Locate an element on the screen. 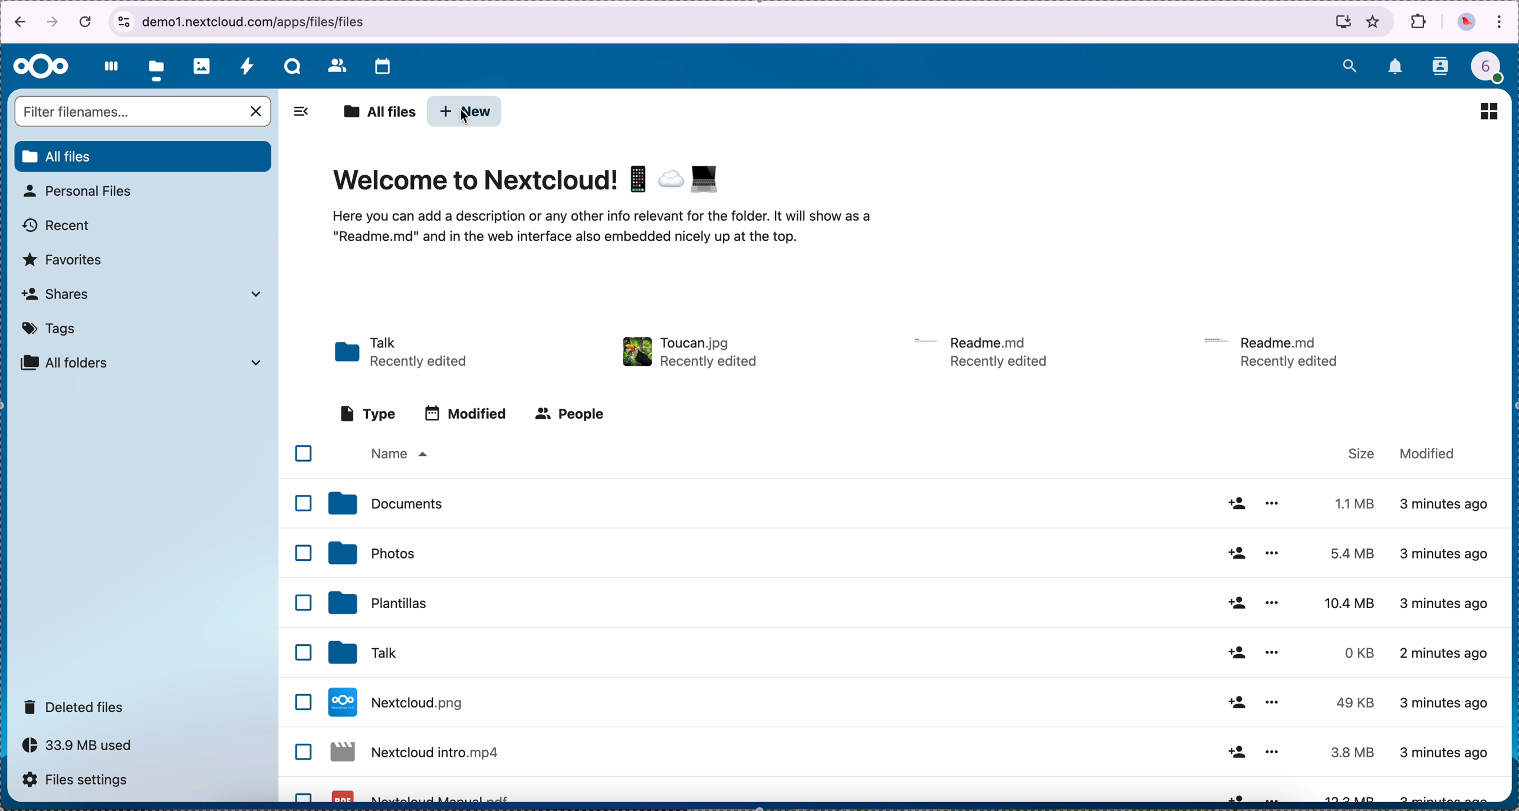 The image size is (1519, 811). capacity is located at coordinates (84, 748).